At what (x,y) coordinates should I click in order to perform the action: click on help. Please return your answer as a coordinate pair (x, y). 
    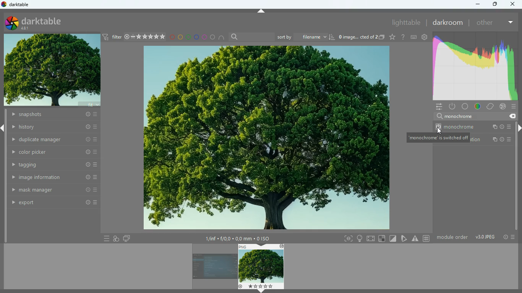
    Looking at the image, I should click on (403, 37).